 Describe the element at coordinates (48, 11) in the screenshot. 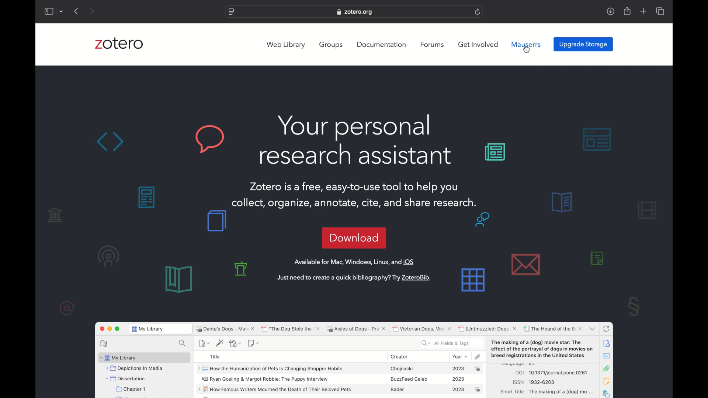

I see `show sidebar` at that location.